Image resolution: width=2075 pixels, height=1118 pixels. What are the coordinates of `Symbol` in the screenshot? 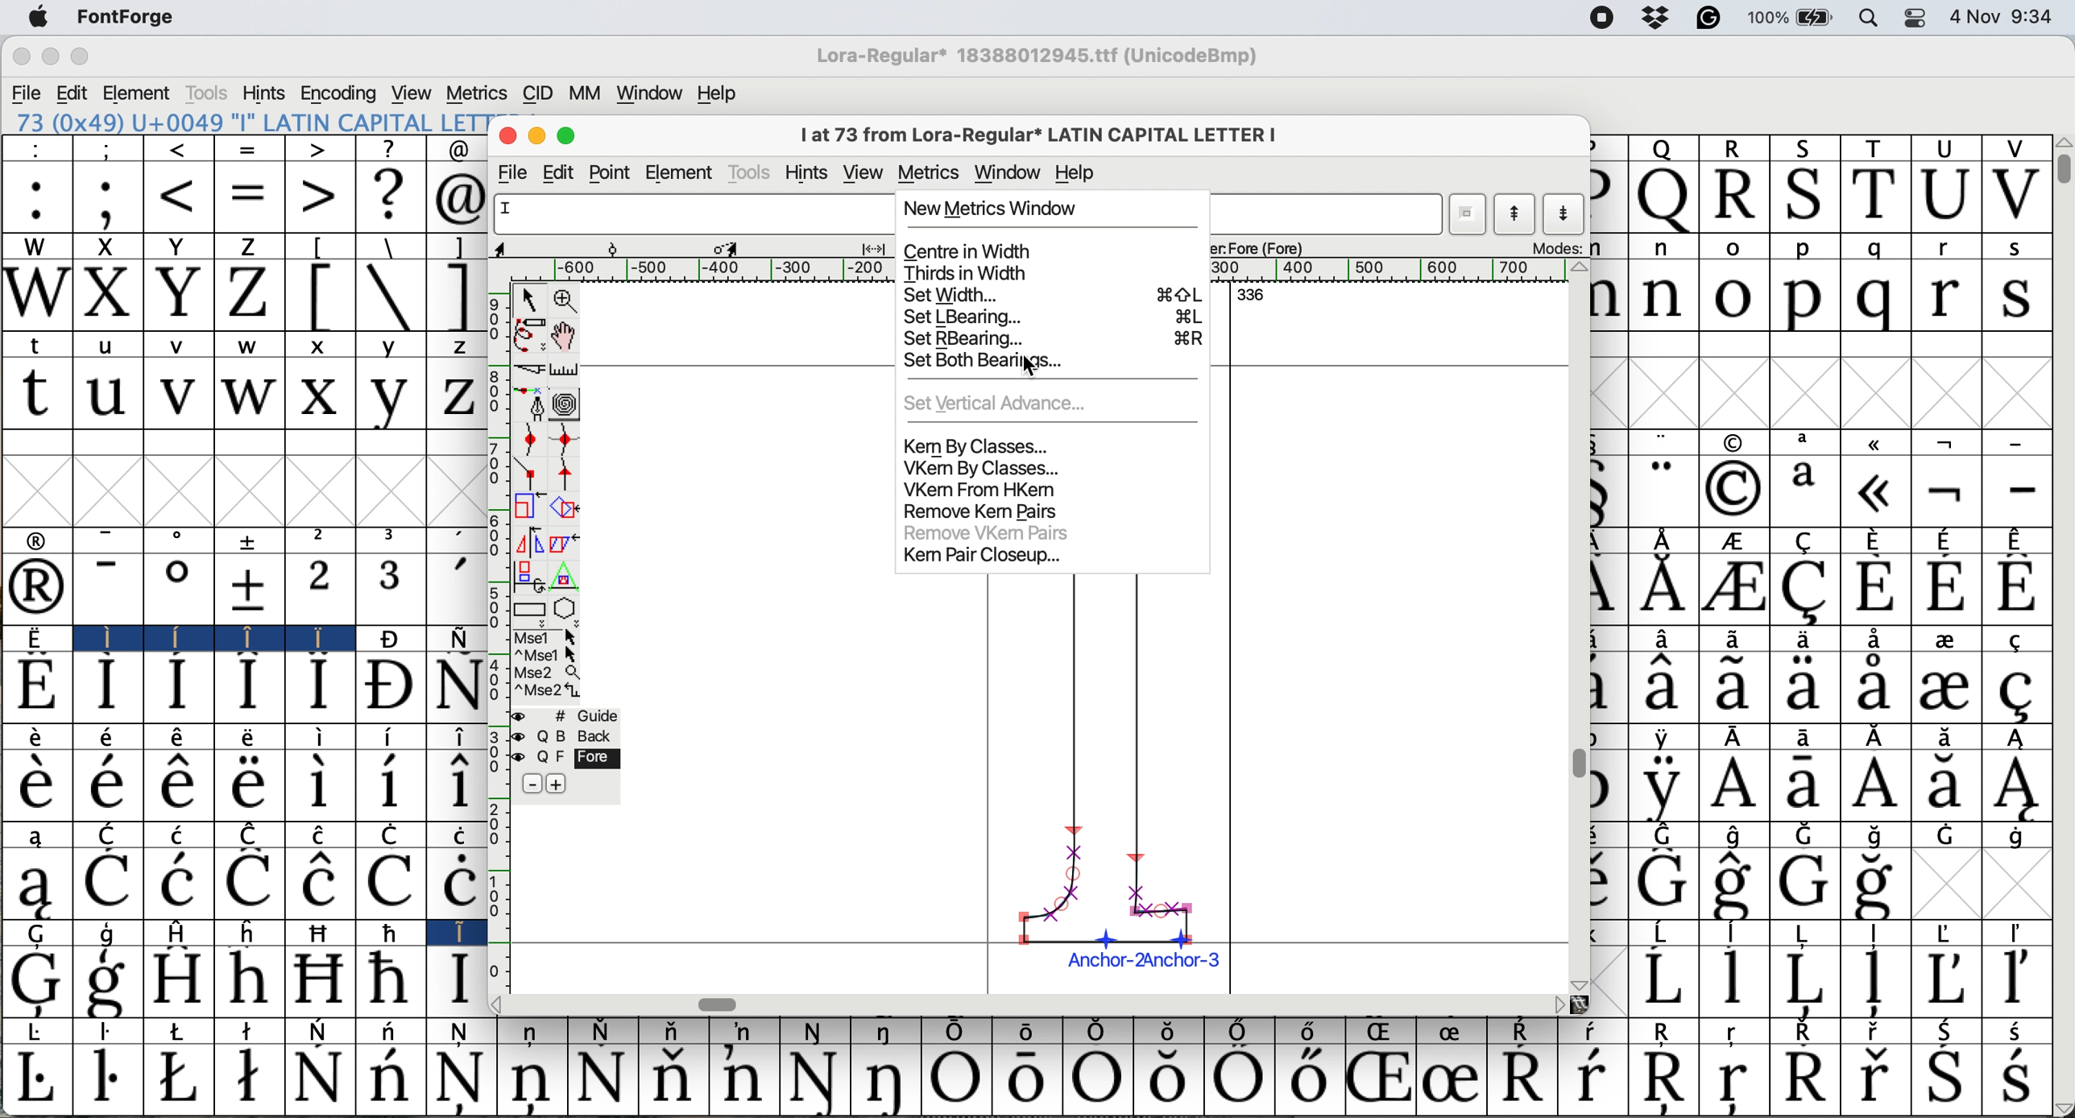 It's located at (956, 1033).